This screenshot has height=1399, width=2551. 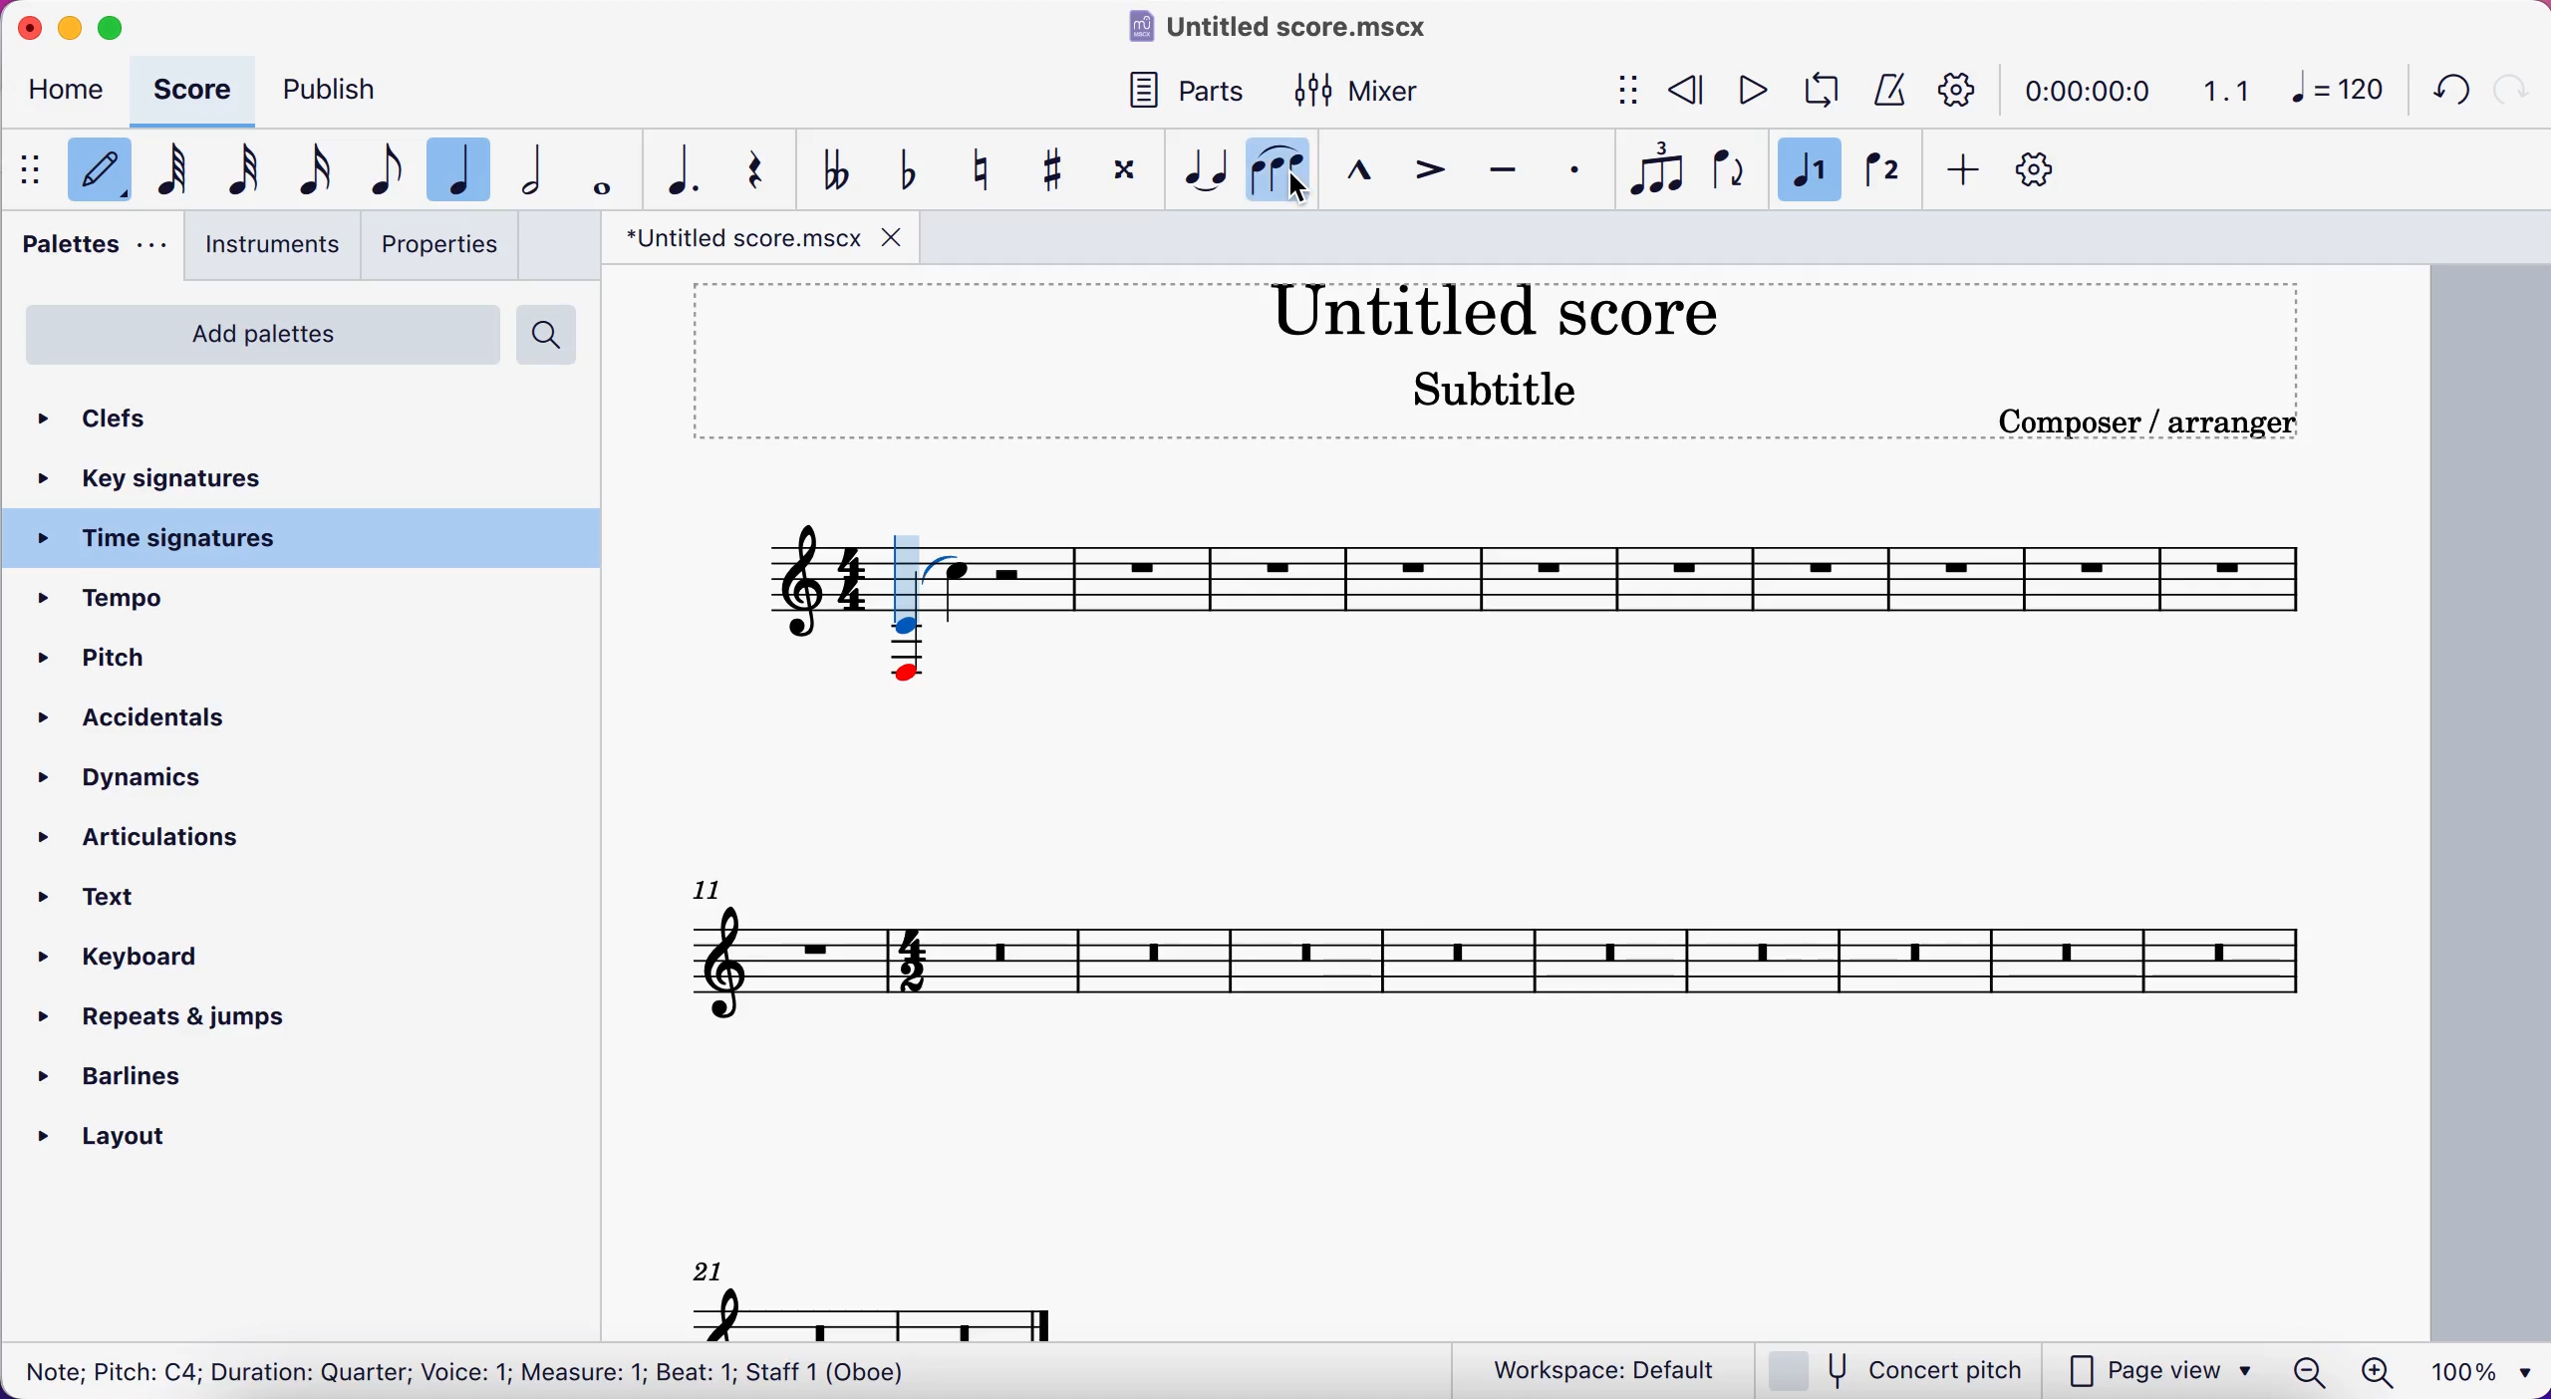 I want to click on flip direction, so click(x=1725, y=167).